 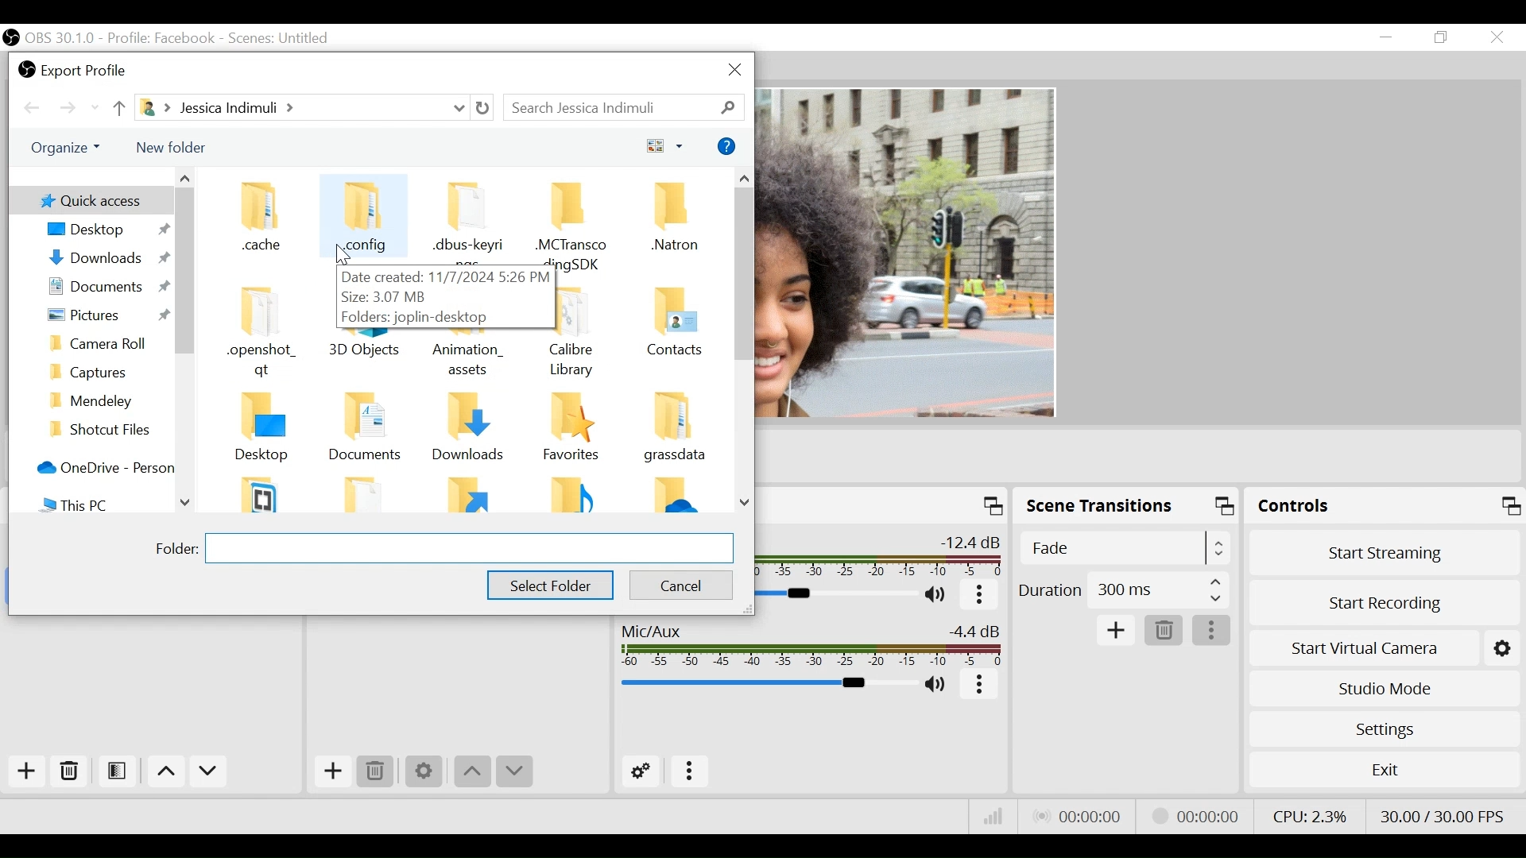 I want to click on Move back, so click(x=36, y=109).